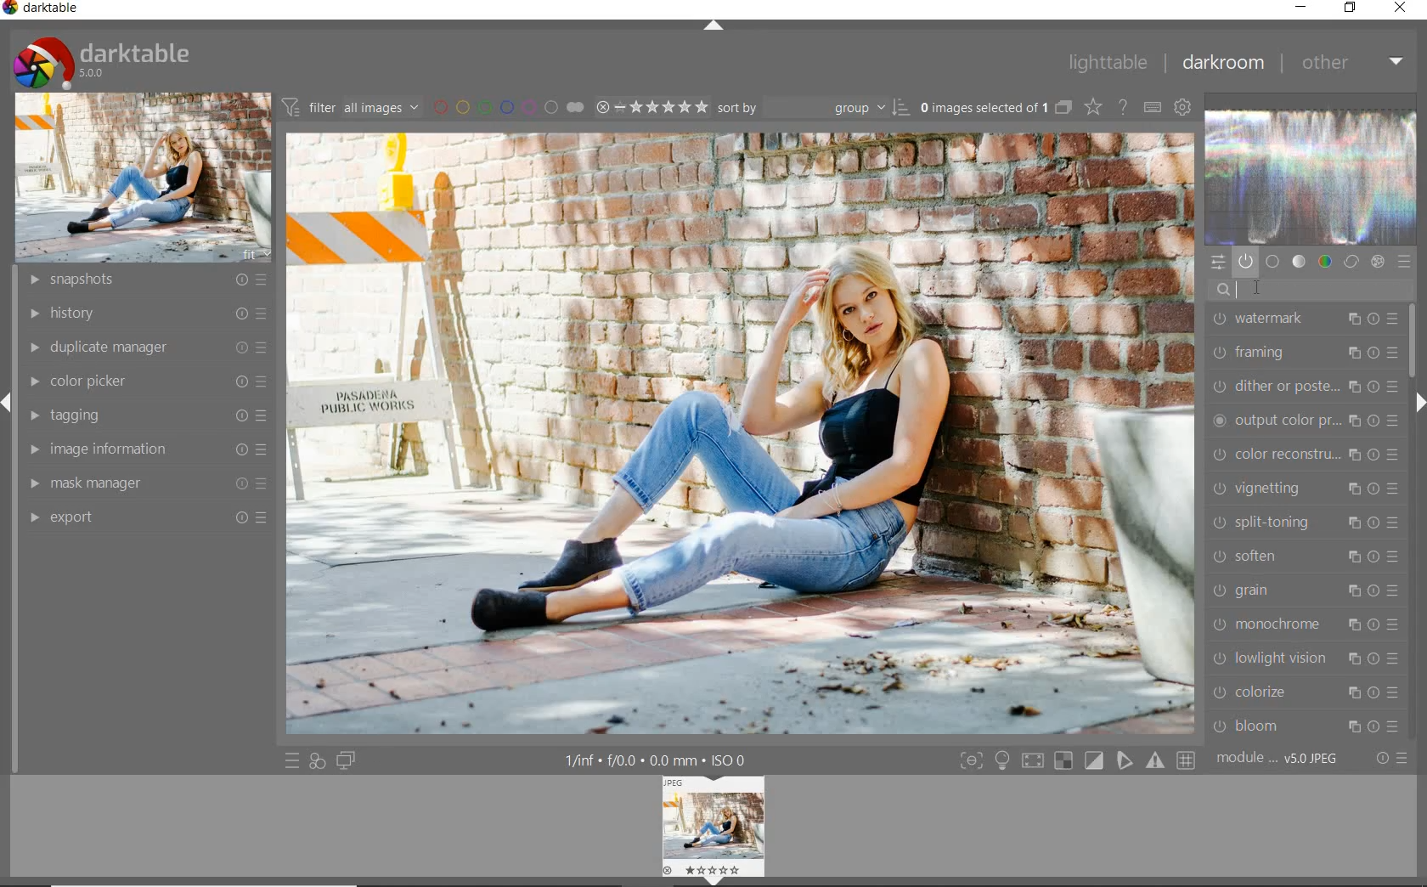 This screenshot has height=887, width=1427. What do you see at coordinates (1402, 9) in the screenshot?
I see `close` at bounding box center [1402, 9].